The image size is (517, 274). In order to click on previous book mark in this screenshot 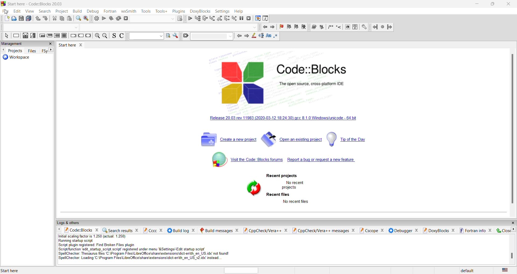, I will do `click(288, 27)`.